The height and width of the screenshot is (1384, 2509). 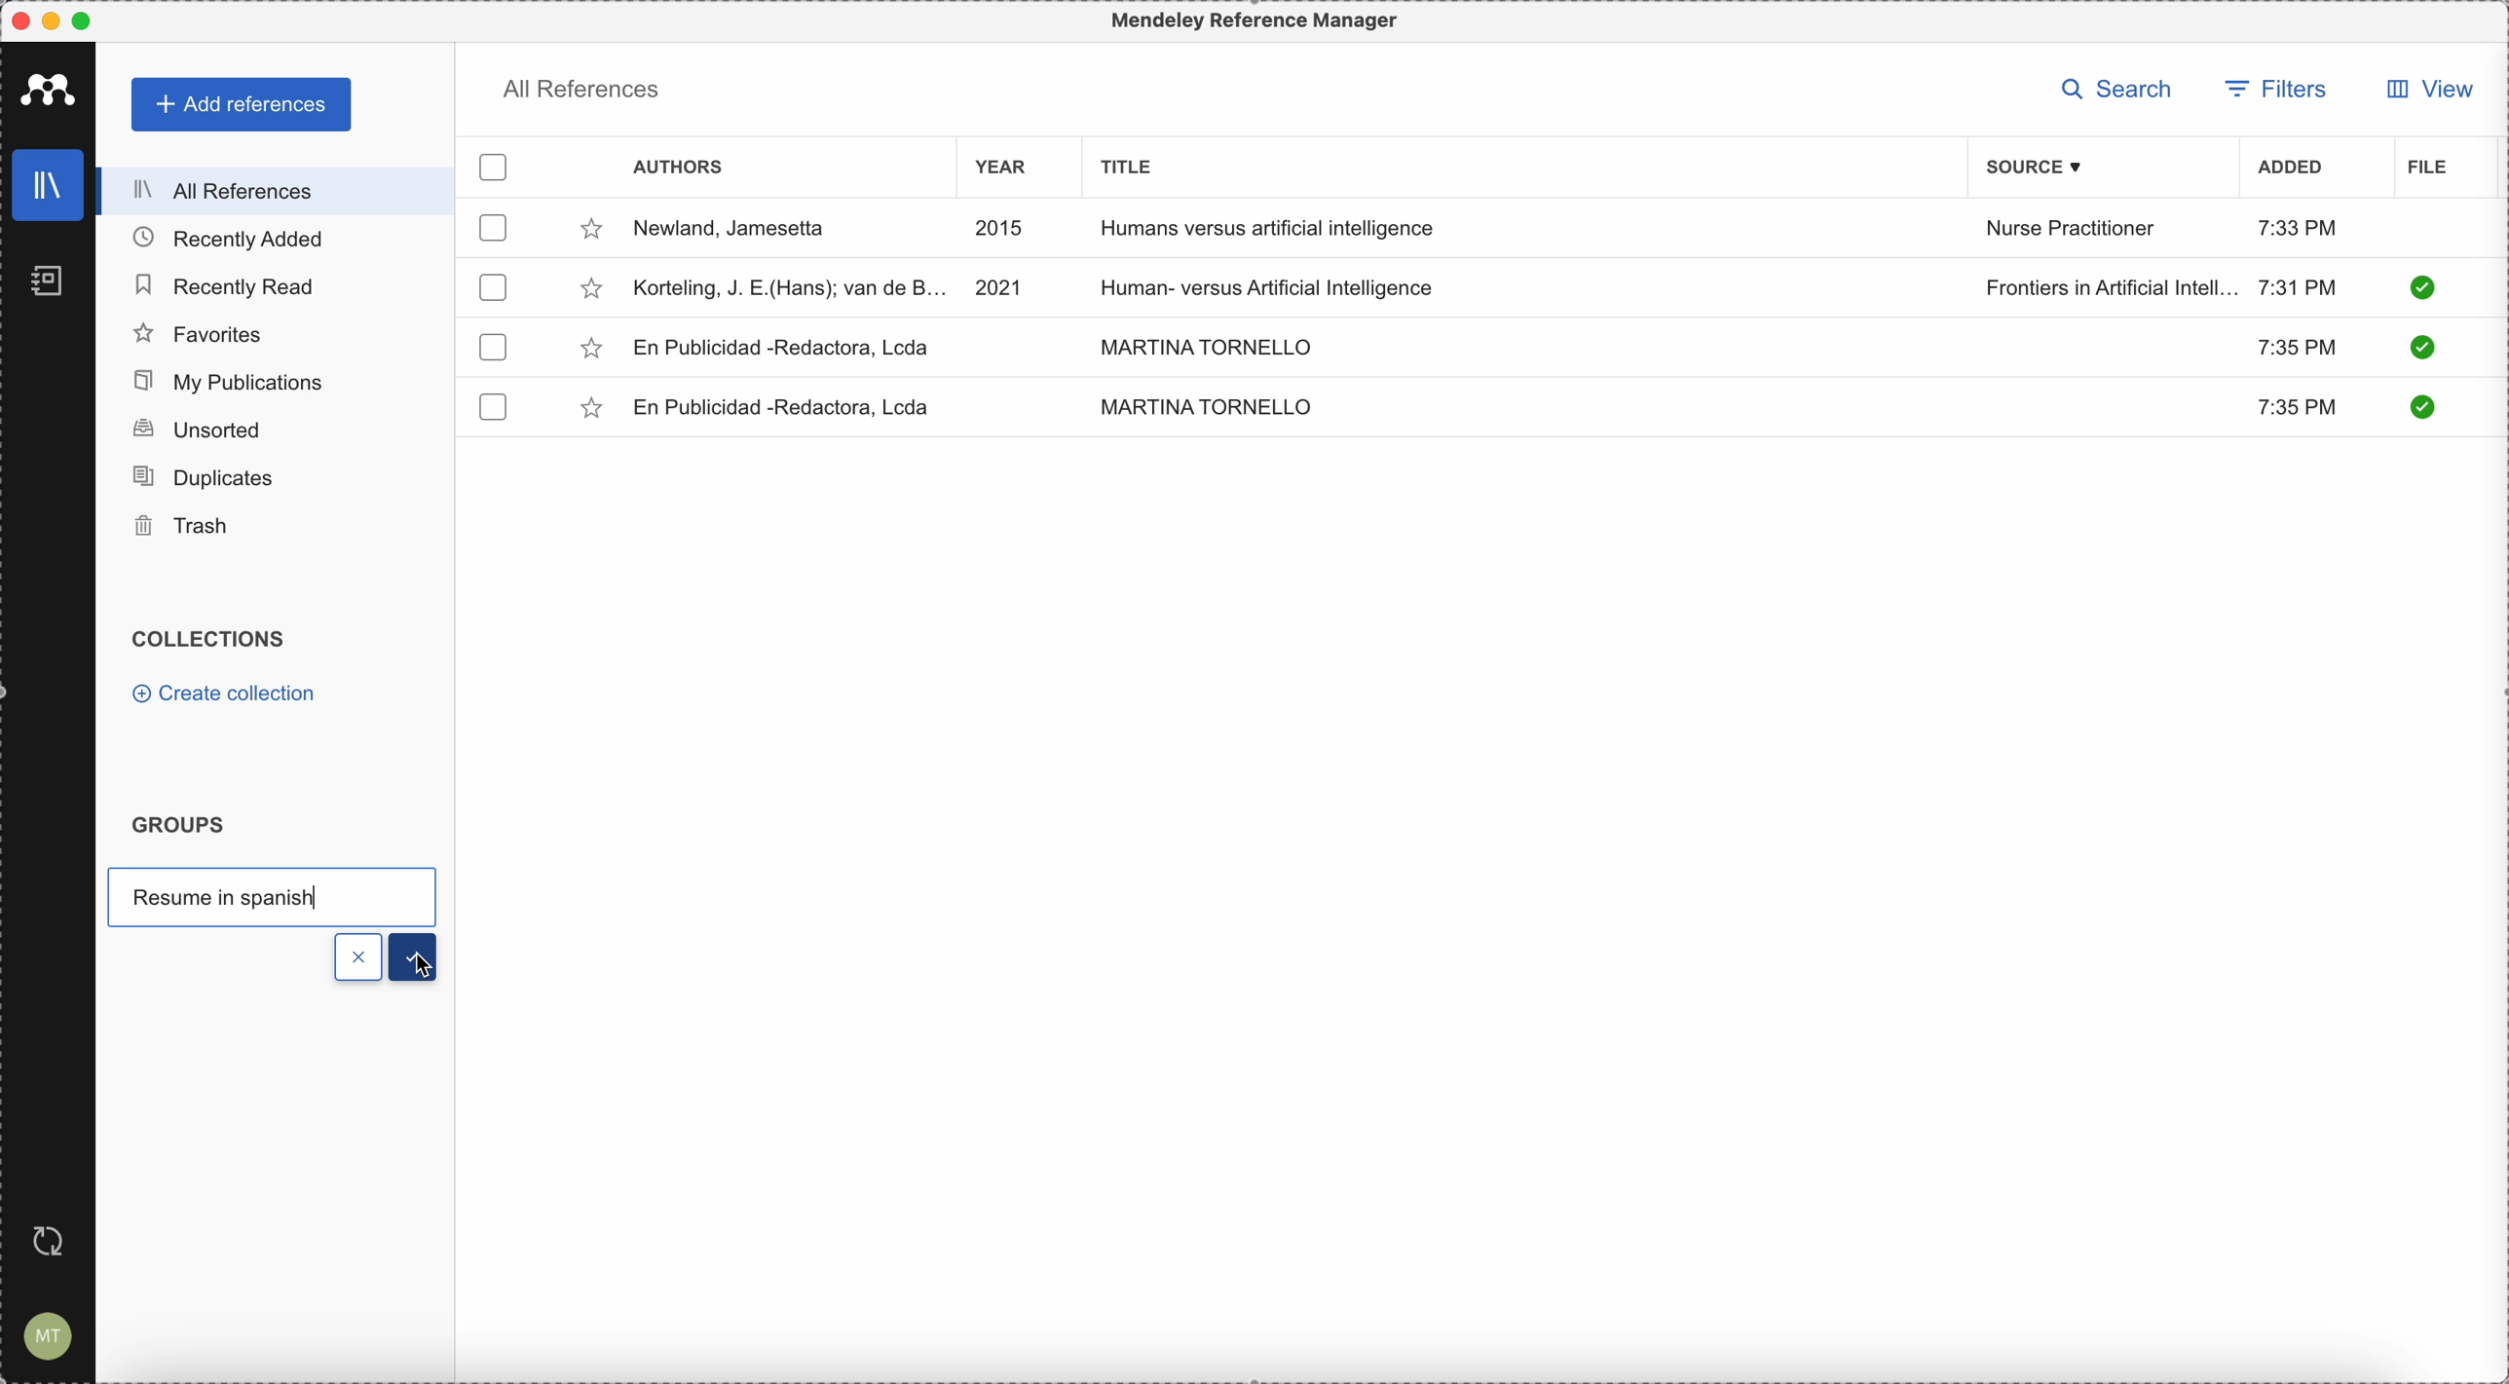 What do you see at coordinates (2123, 91) in the screenshot?
I see `search` at bounding box center [2123, 91].